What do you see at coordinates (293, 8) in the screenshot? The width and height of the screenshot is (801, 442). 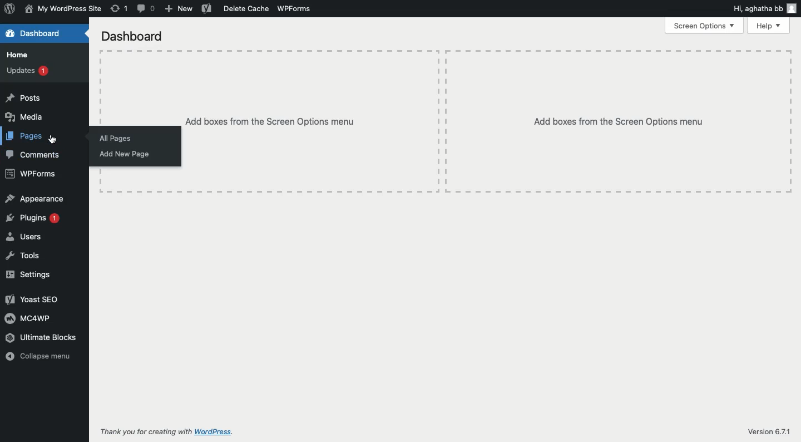 I see `WPForms` at bounding box center [293, 8].